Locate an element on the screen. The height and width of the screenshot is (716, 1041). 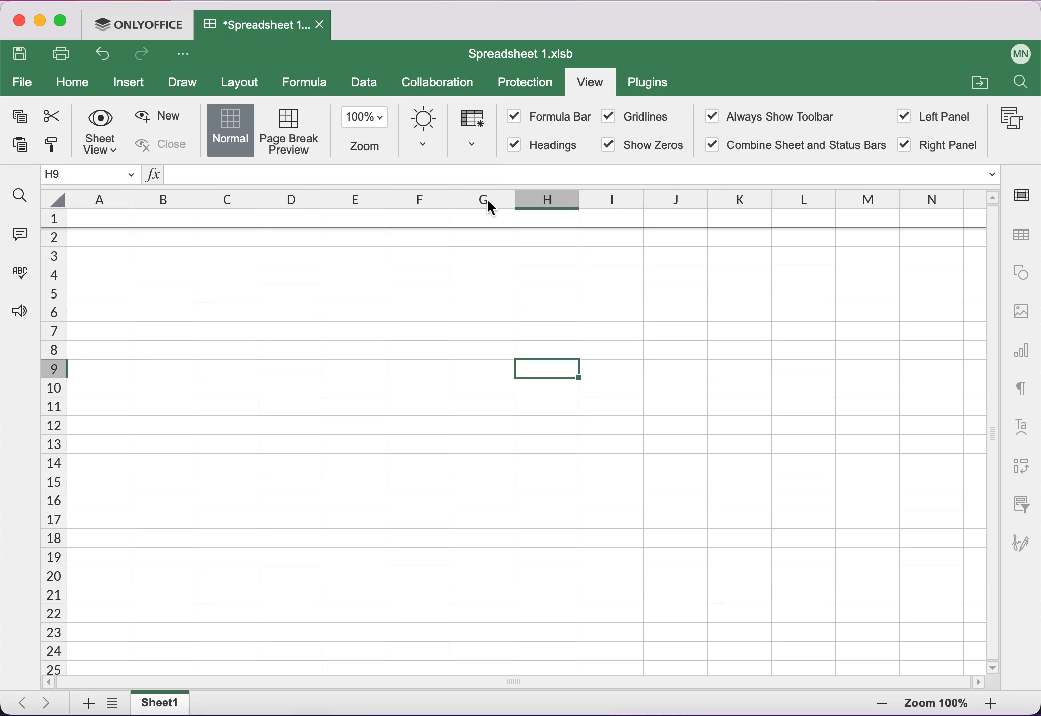
layout is located at coordinates (242, 81).